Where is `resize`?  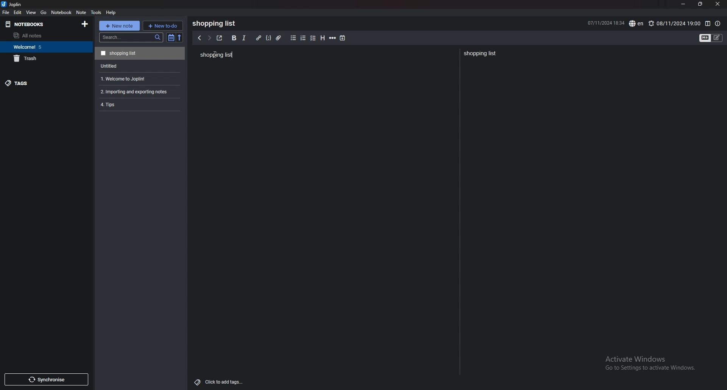
resize is located at coordinates (700, 4).